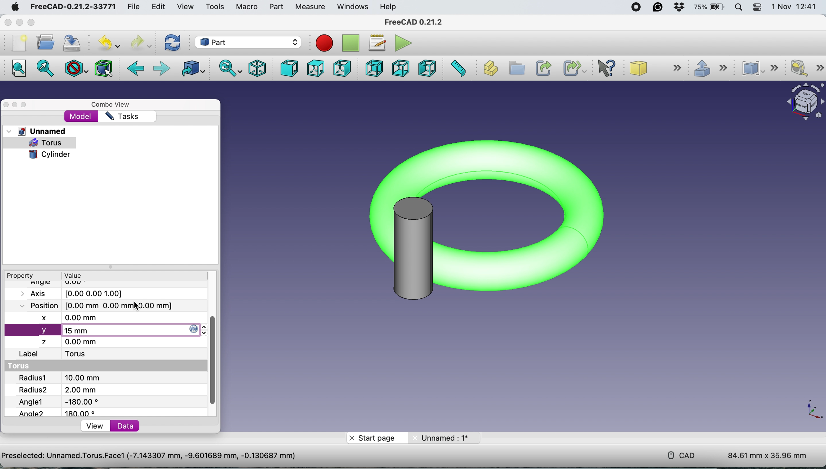 This screenshot has height=469, width=826. Describe the element at coordinates (275, 7) in the screenshot. I see `part` at that location.